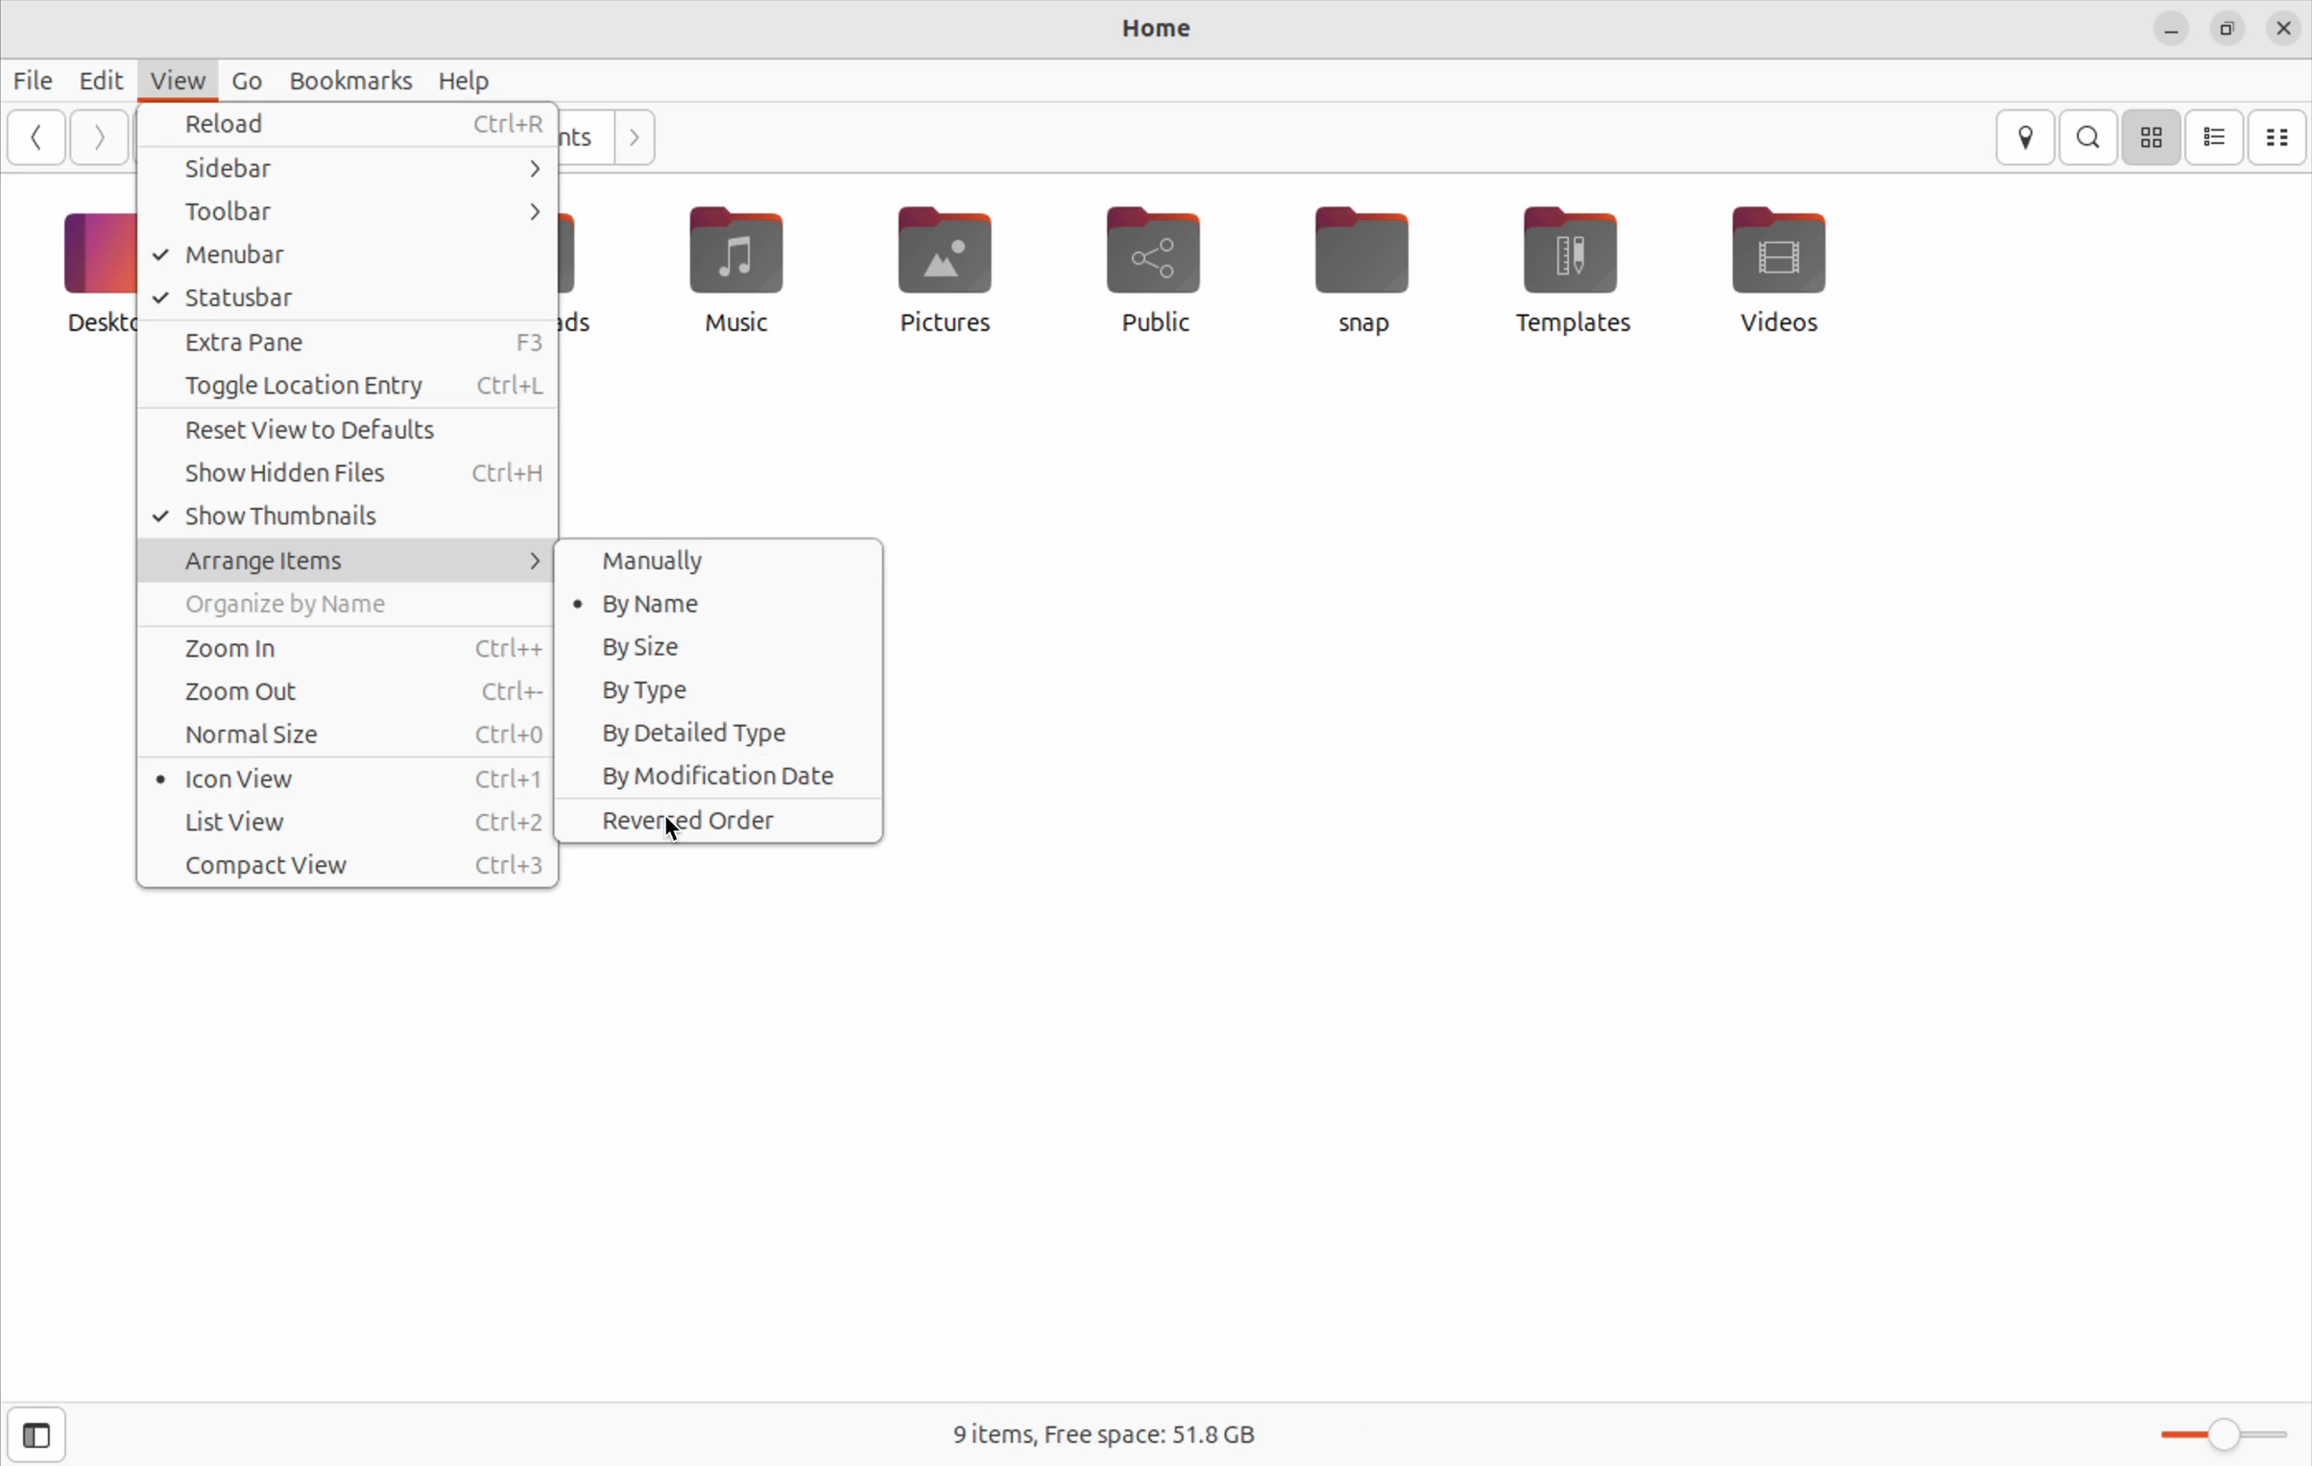 This screenshot has width=2312, height=1466. I want to click on compact view, so click(351, 865).